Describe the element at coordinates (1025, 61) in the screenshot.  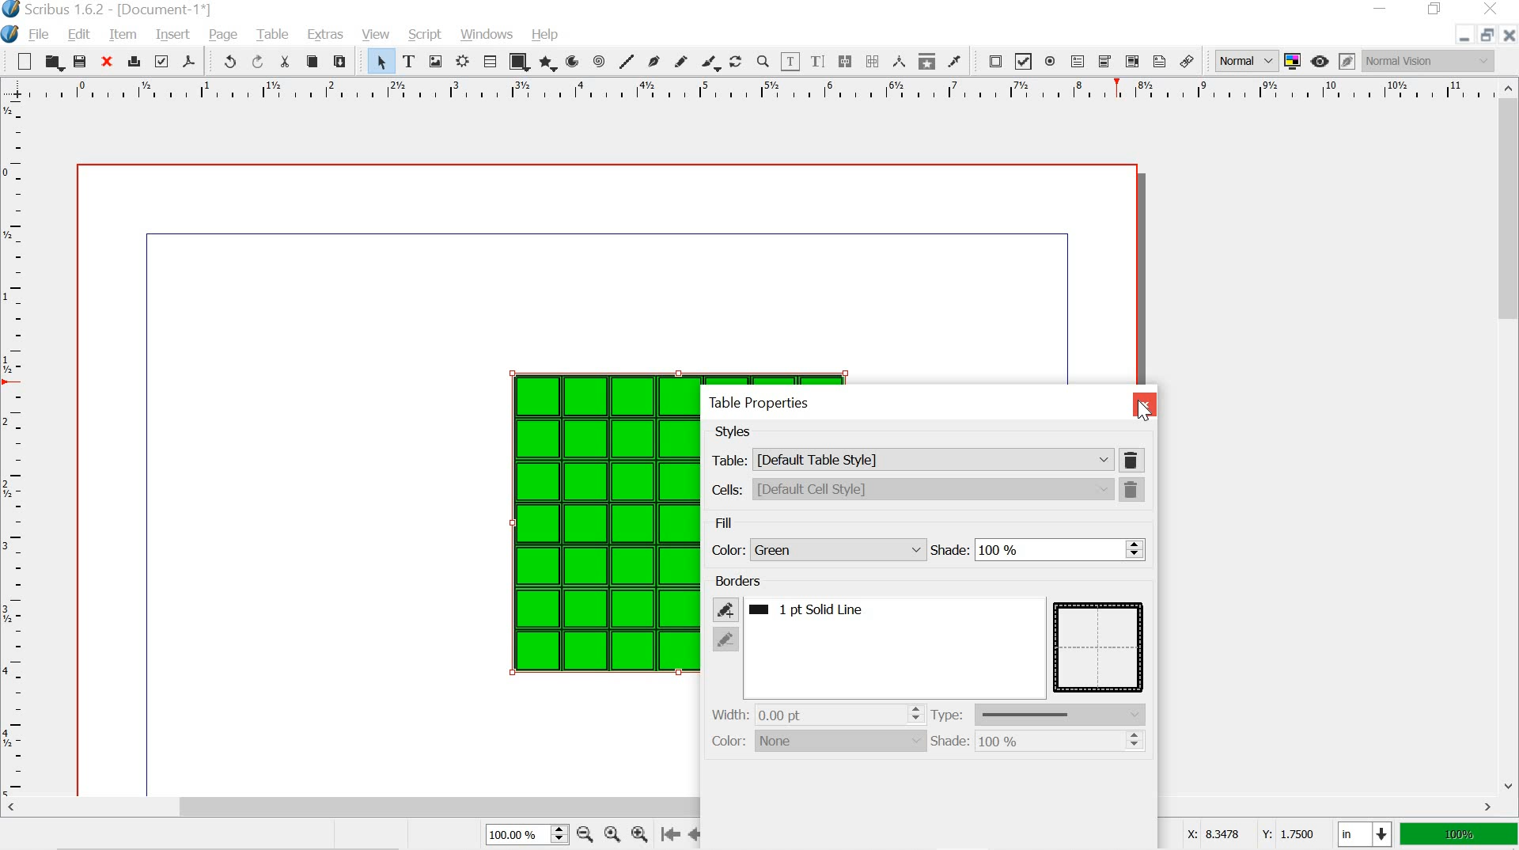
I see `pdf check box` at that location.